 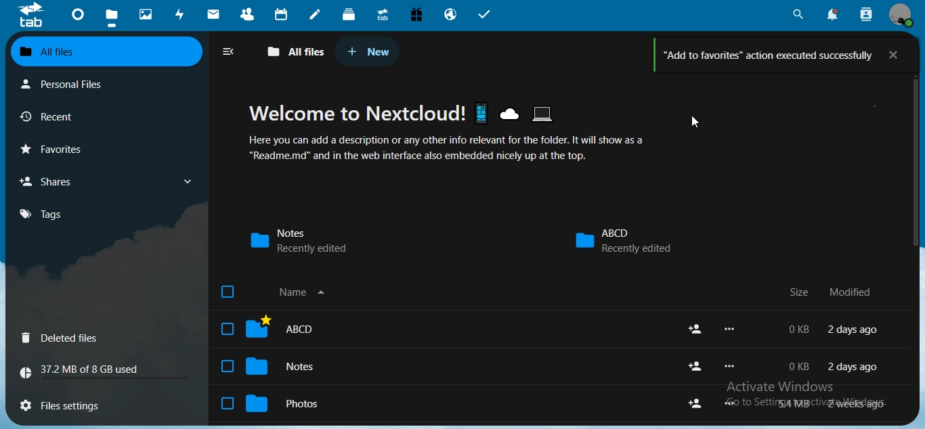 What do you see at coordinates (50, 181) in the screenshot?
I see `shares` at bounding box center [50, 181].